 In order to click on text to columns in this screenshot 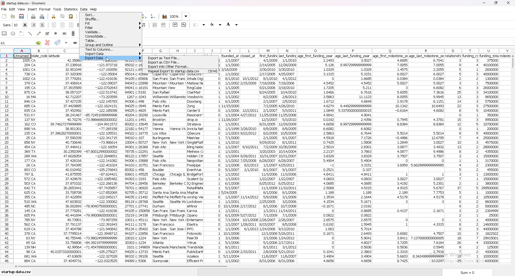, I will do `click(111, 49)`.